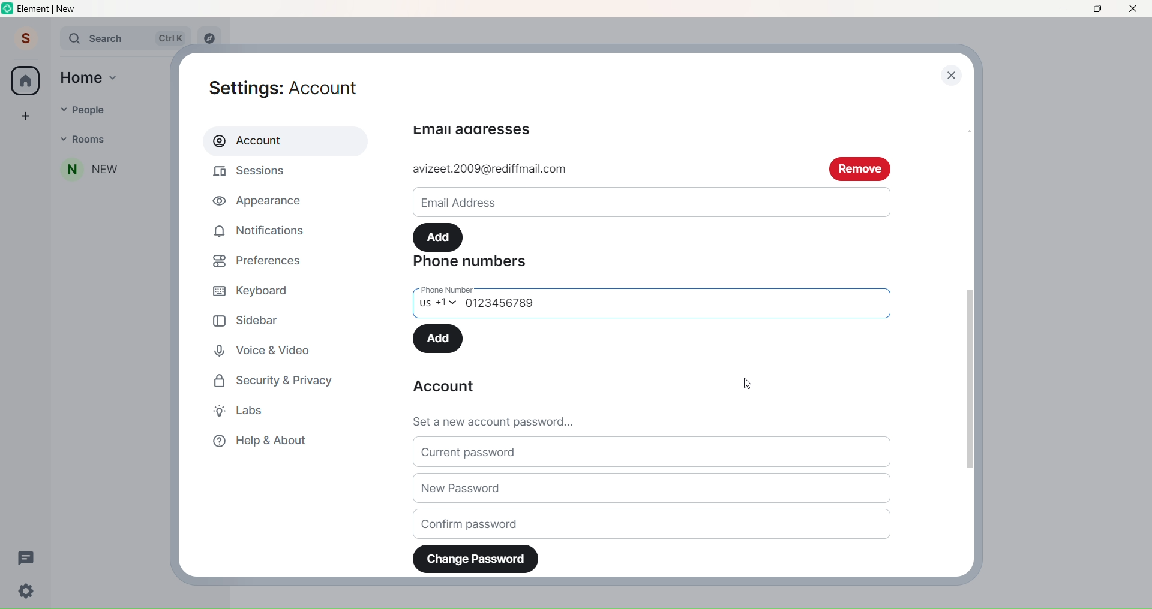  I want to click on Phone Numbers, so click(476, 264).